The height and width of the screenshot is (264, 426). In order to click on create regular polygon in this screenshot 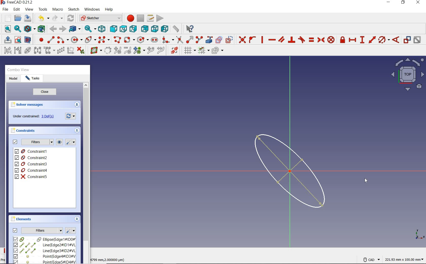, I will do `click(143, 40)`.